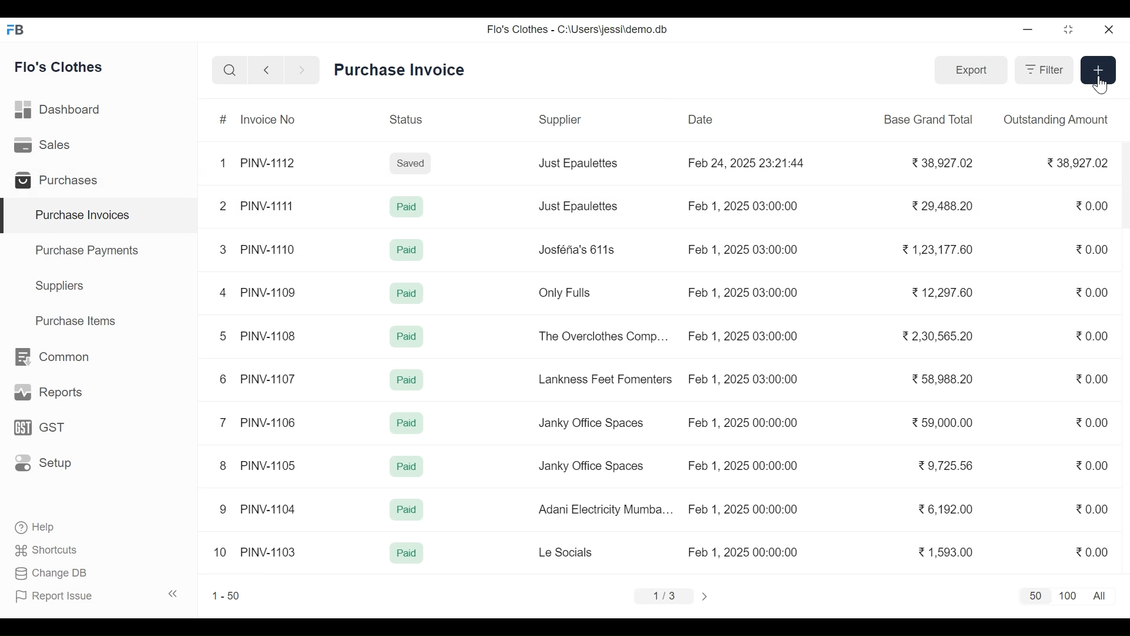  I want to click on 8, so click(221, 465).